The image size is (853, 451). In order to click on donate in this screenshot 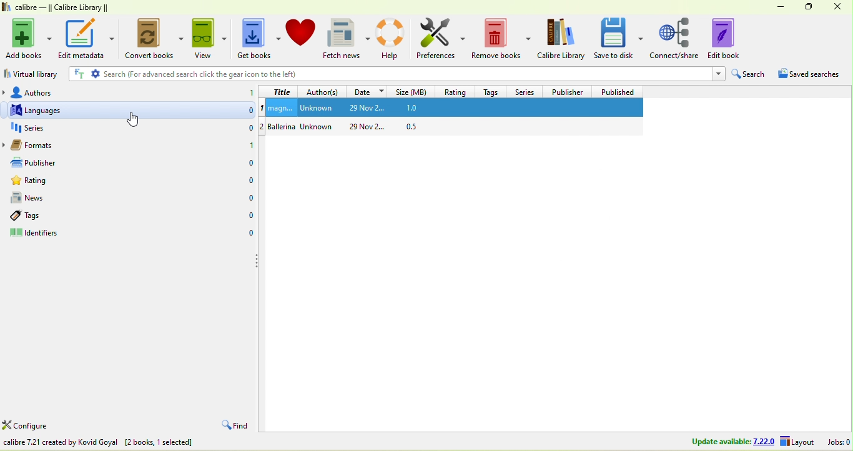, I will do `click(302, 37)`.